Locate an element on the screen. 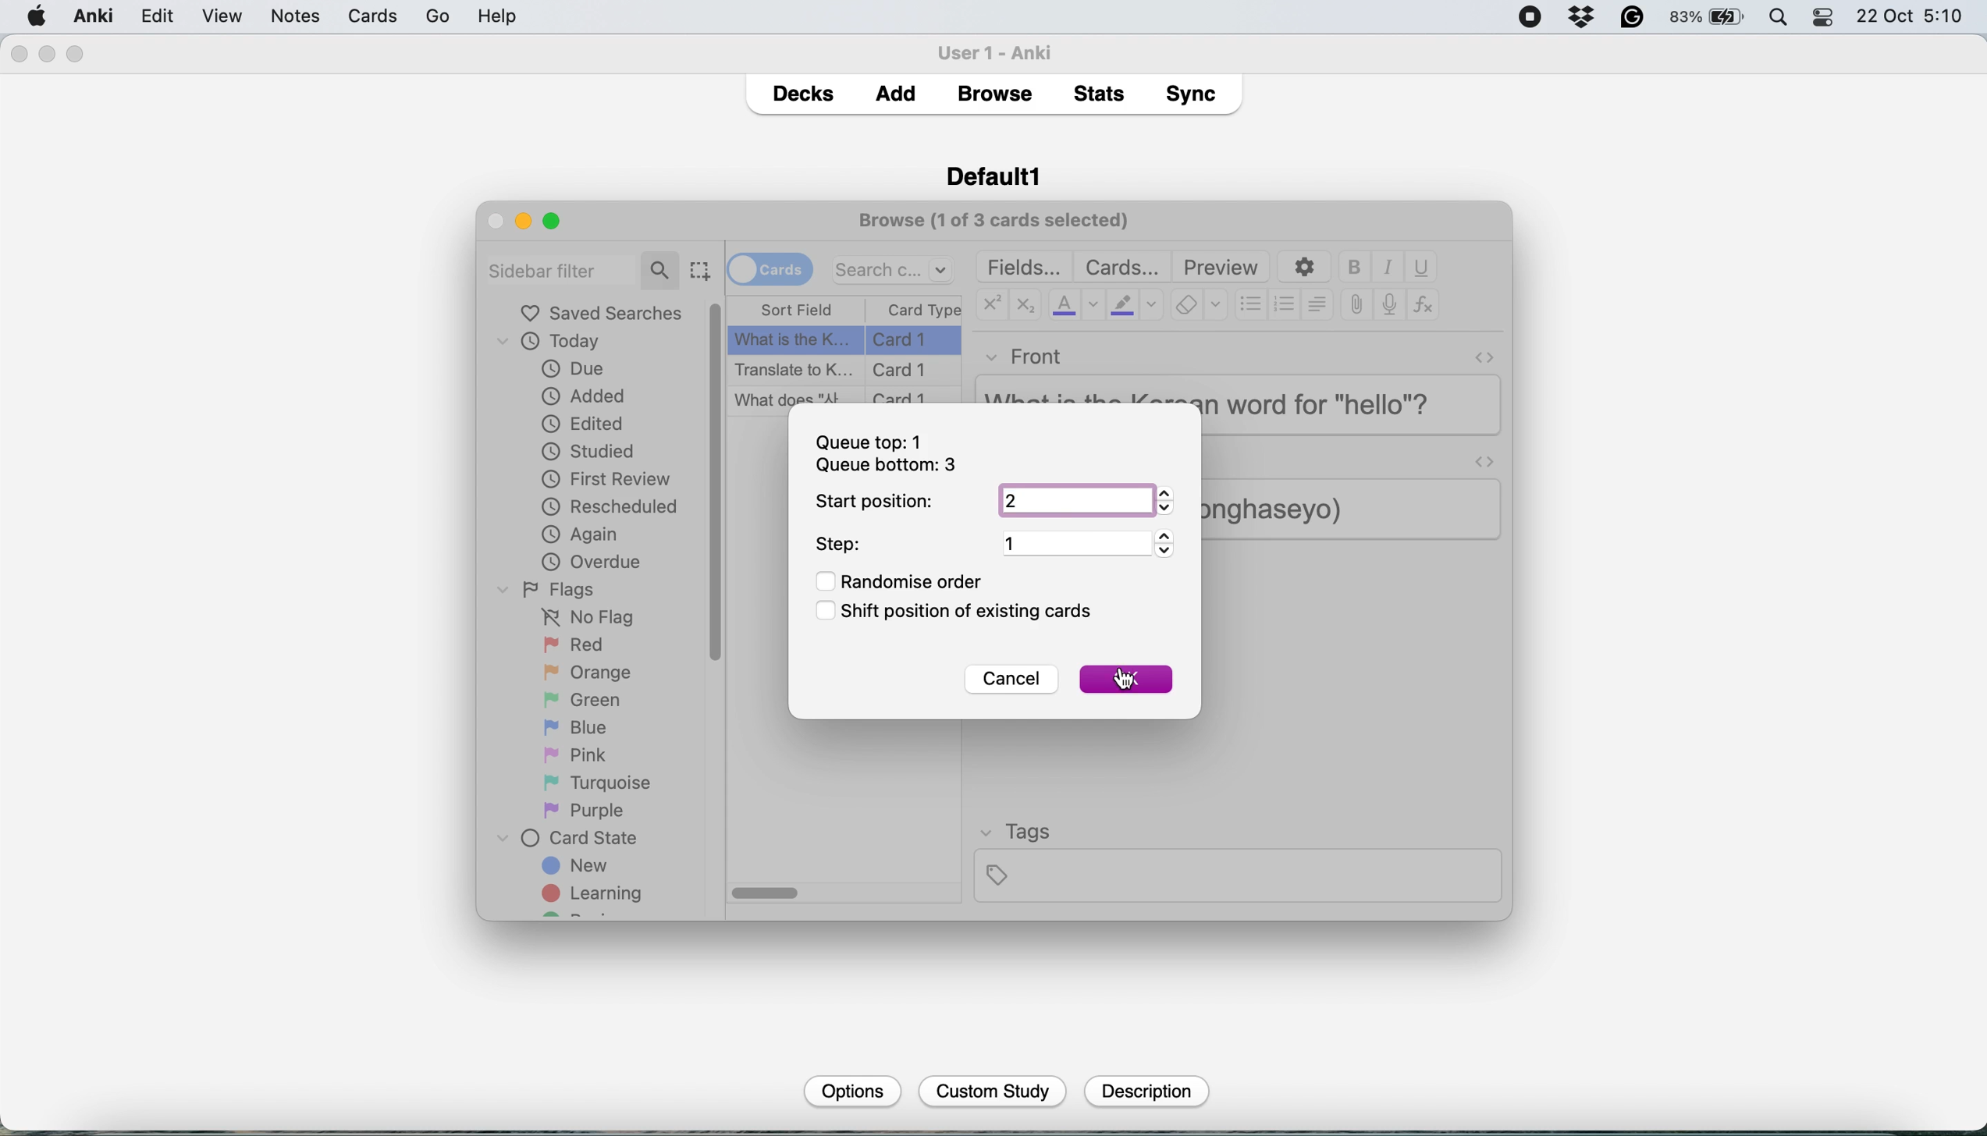 Image resolution: width=1987 pixels, height=1136 pixels. grammarly is located at coordinates (1633, 18).